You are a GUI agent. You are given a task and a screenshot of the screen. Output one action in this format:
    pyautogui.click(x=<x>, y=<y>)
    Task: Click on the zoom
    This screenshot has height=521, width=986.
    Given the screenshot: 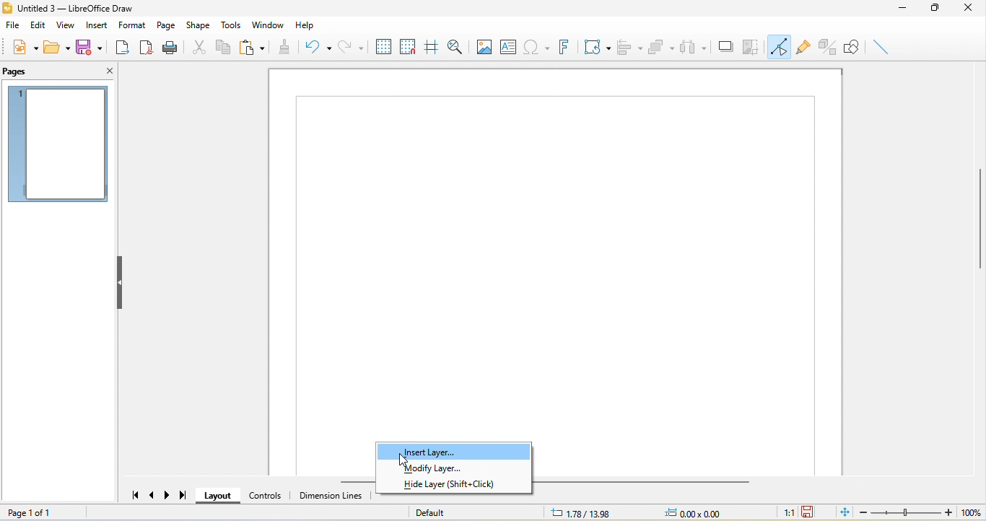 What is the action you would take?
    pyautogui.click(x=921, y=513)
    